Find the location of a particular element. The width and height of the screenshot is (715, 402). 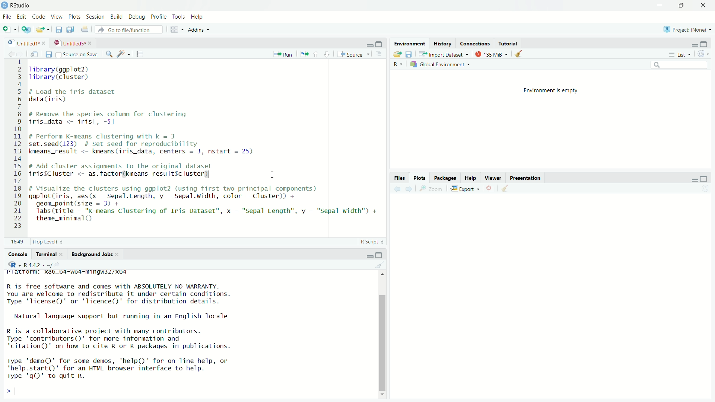

serial number is located at coordinates (16, 145).